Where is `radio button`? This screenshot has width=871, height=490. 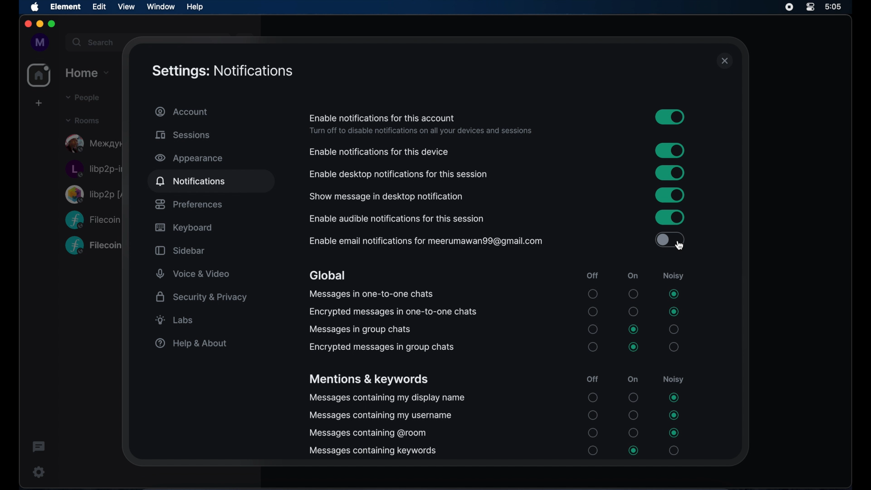
radio button is located at coordinates (634, 311).